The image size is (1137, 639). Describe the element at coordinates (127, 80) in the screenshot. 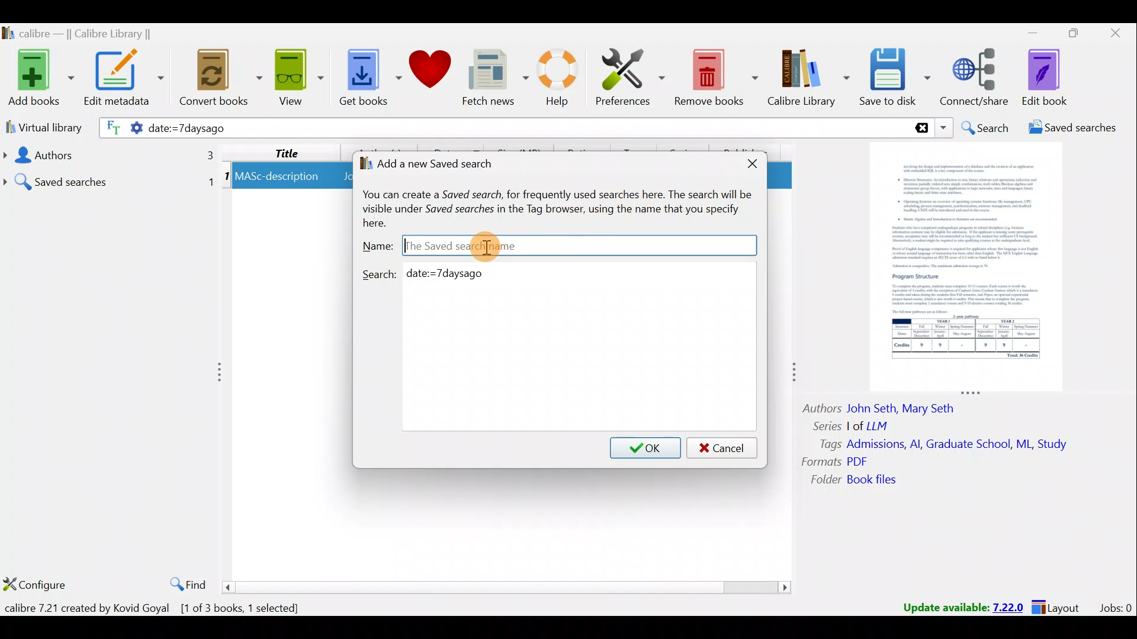

I see `Edit metadata` at that location.